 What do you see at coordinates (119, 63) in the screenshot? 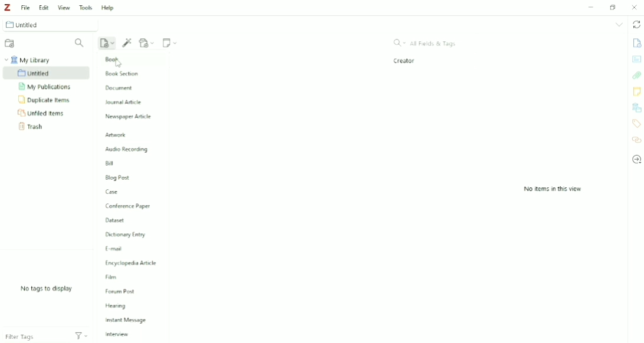
I see `cursor on Book` at bounding box center [119, 63].